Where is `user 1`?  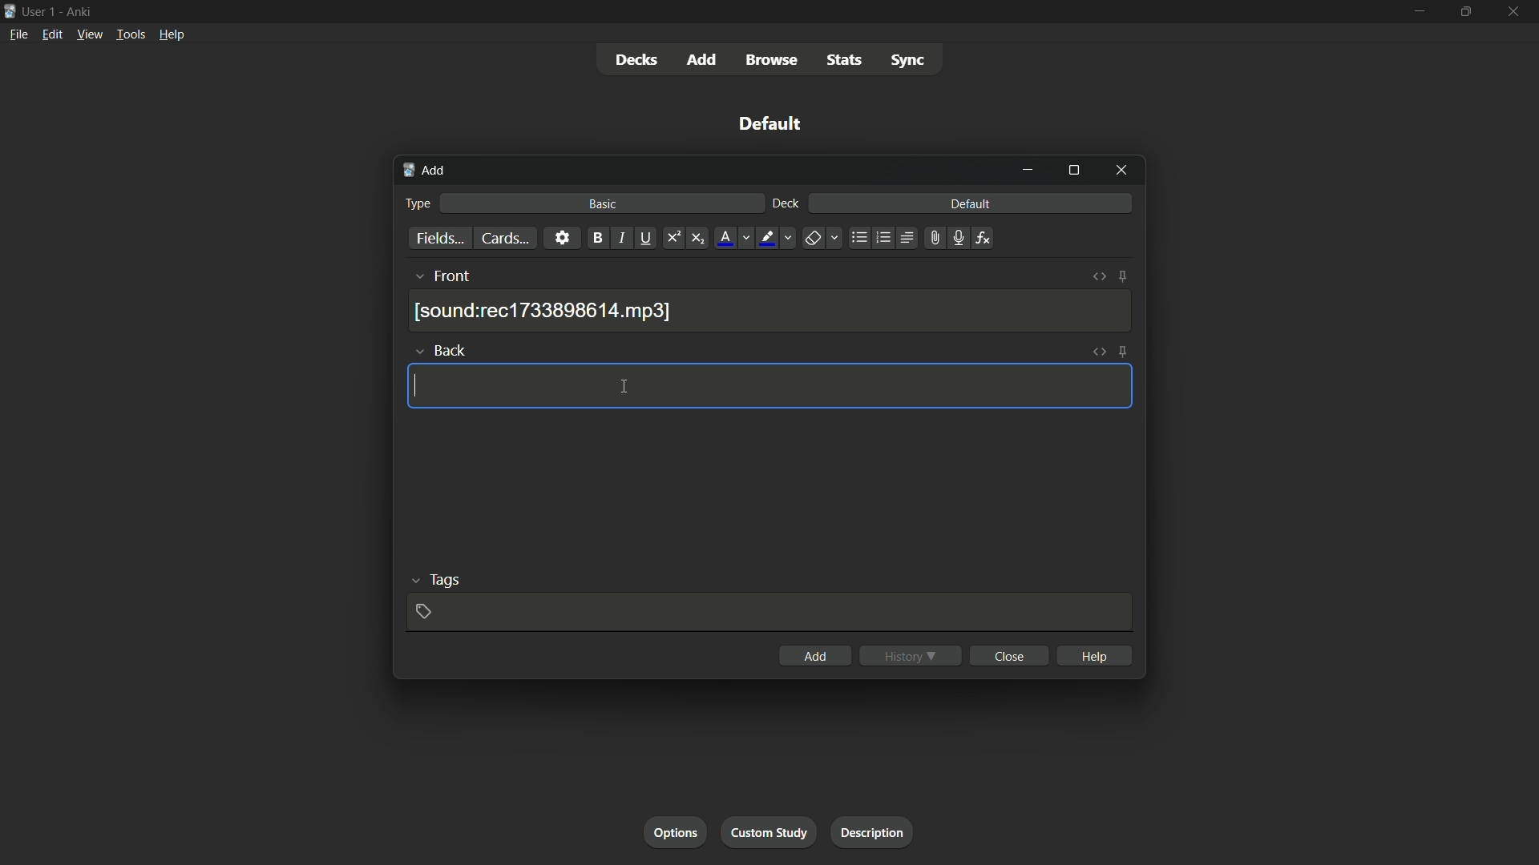 user 1 is located at coordinates (40, 10).